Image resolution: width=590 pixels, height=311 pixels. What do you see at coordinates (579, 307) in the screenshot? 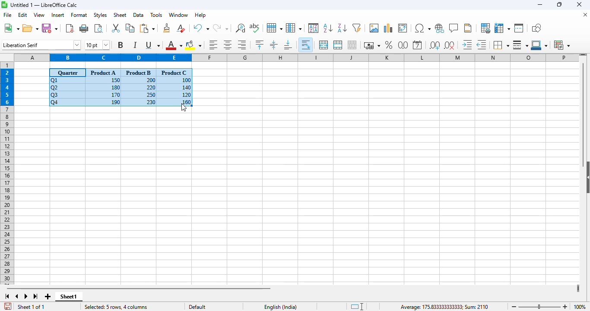
I see `zoom factor` at bounding box center [579, 307].